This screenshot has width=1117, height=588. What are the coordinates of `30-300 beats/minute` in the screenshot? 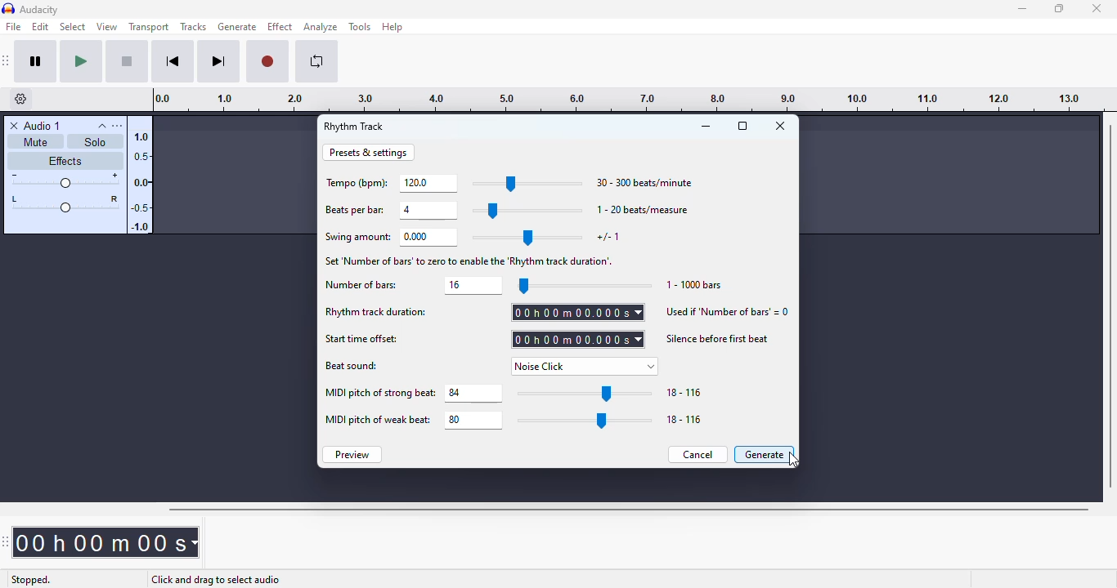 It's located at (643, 182).